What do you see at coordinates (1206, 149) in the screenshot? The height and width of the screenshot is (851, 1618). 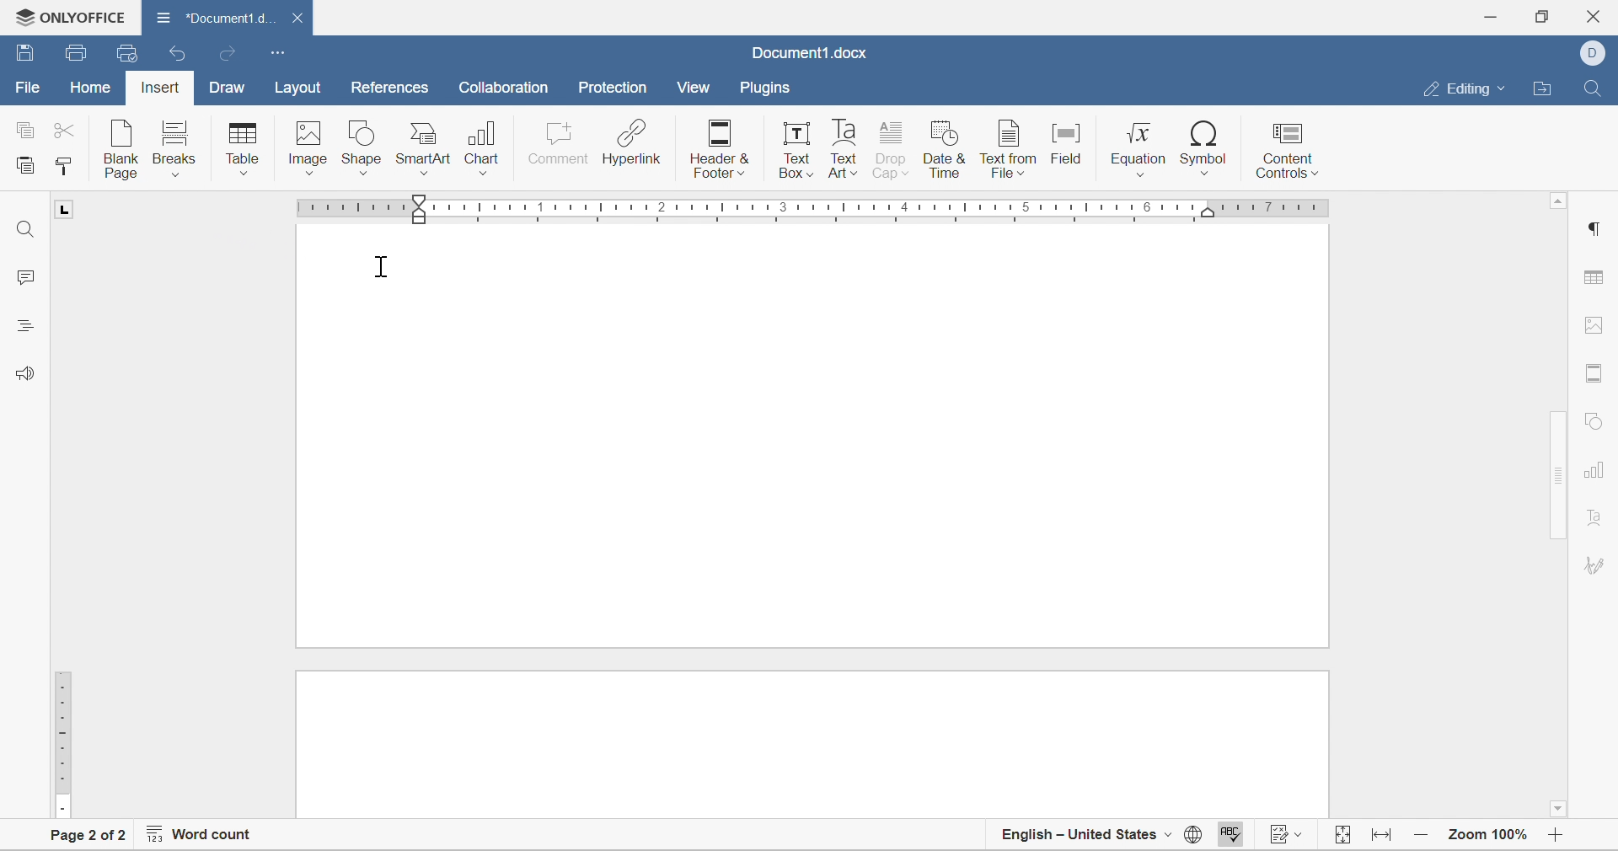 I see `Symbol` at bounding box center [1206, 149].